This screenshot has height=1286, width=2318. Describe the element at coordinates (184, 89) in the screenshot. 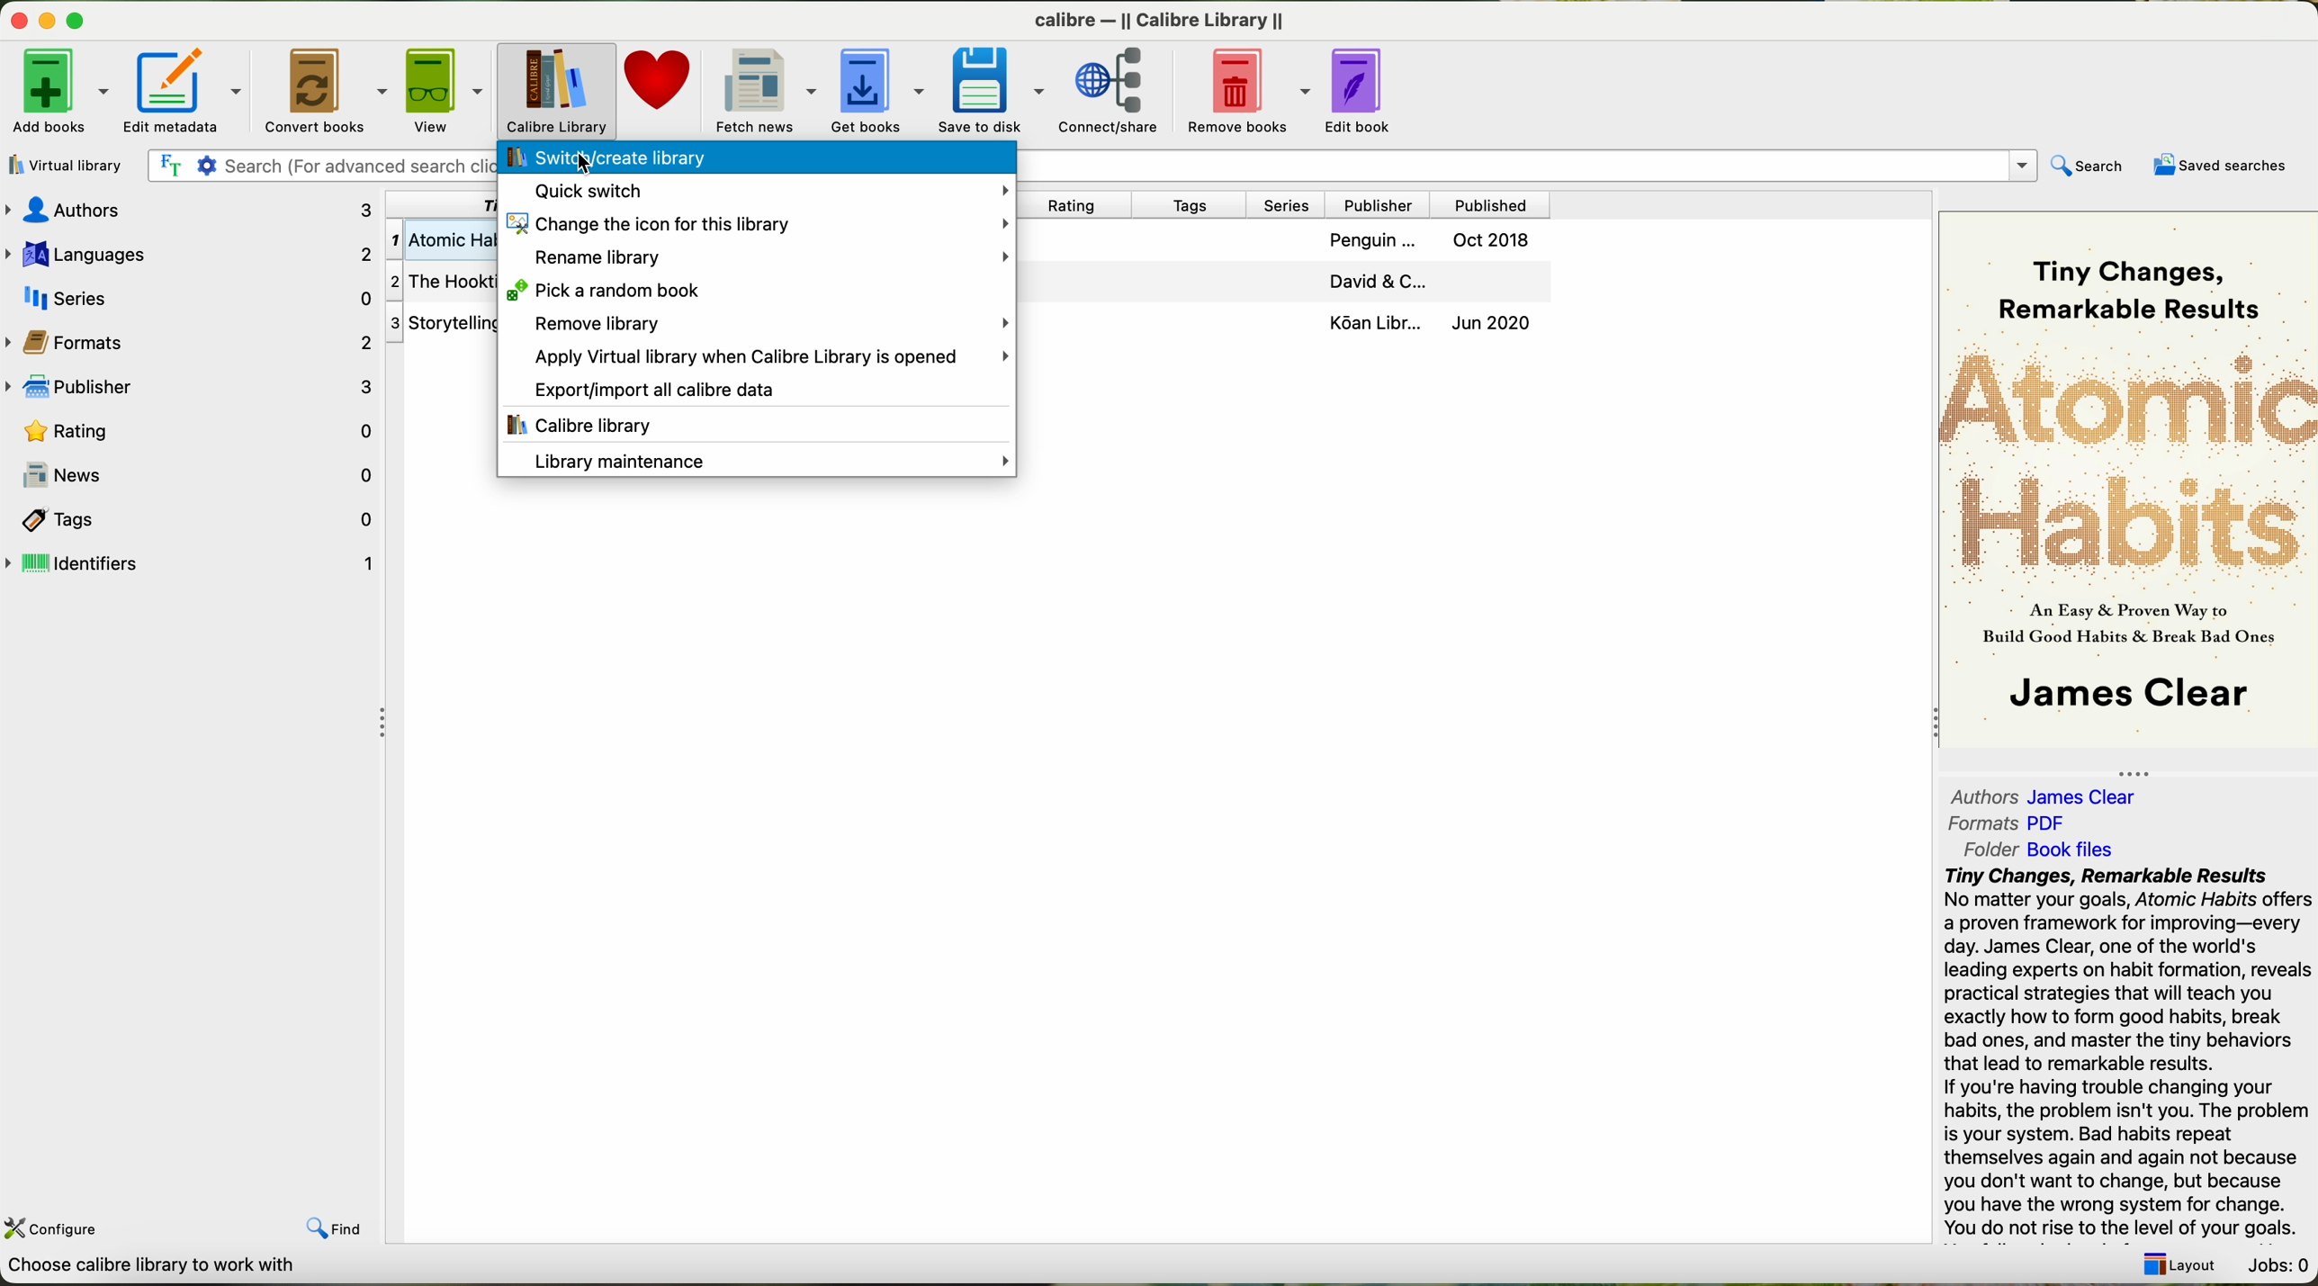

I see `edit metadata` at that location.